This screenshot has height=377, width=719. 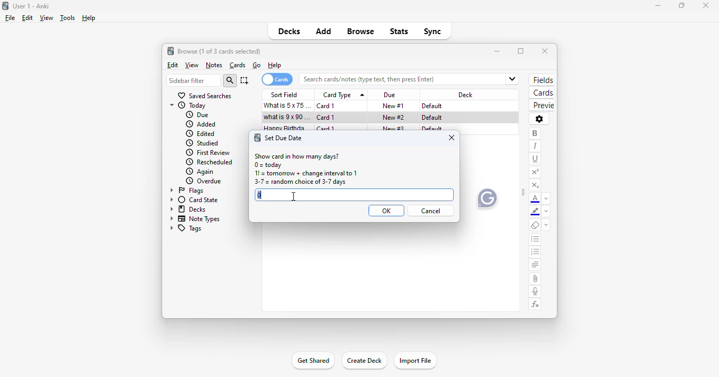 I want to click on attach pictures/audio/video, so click(x=535, y=279).